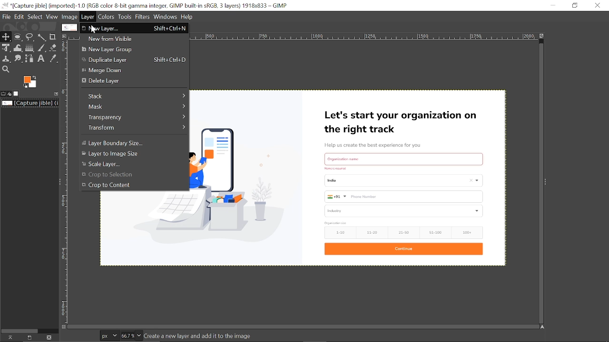 The width and height of the screenshot is (609, 342). What do you see at coordinates (166, 16) in the screenshot?
I see `Windows` at bounding box center [166, 16].